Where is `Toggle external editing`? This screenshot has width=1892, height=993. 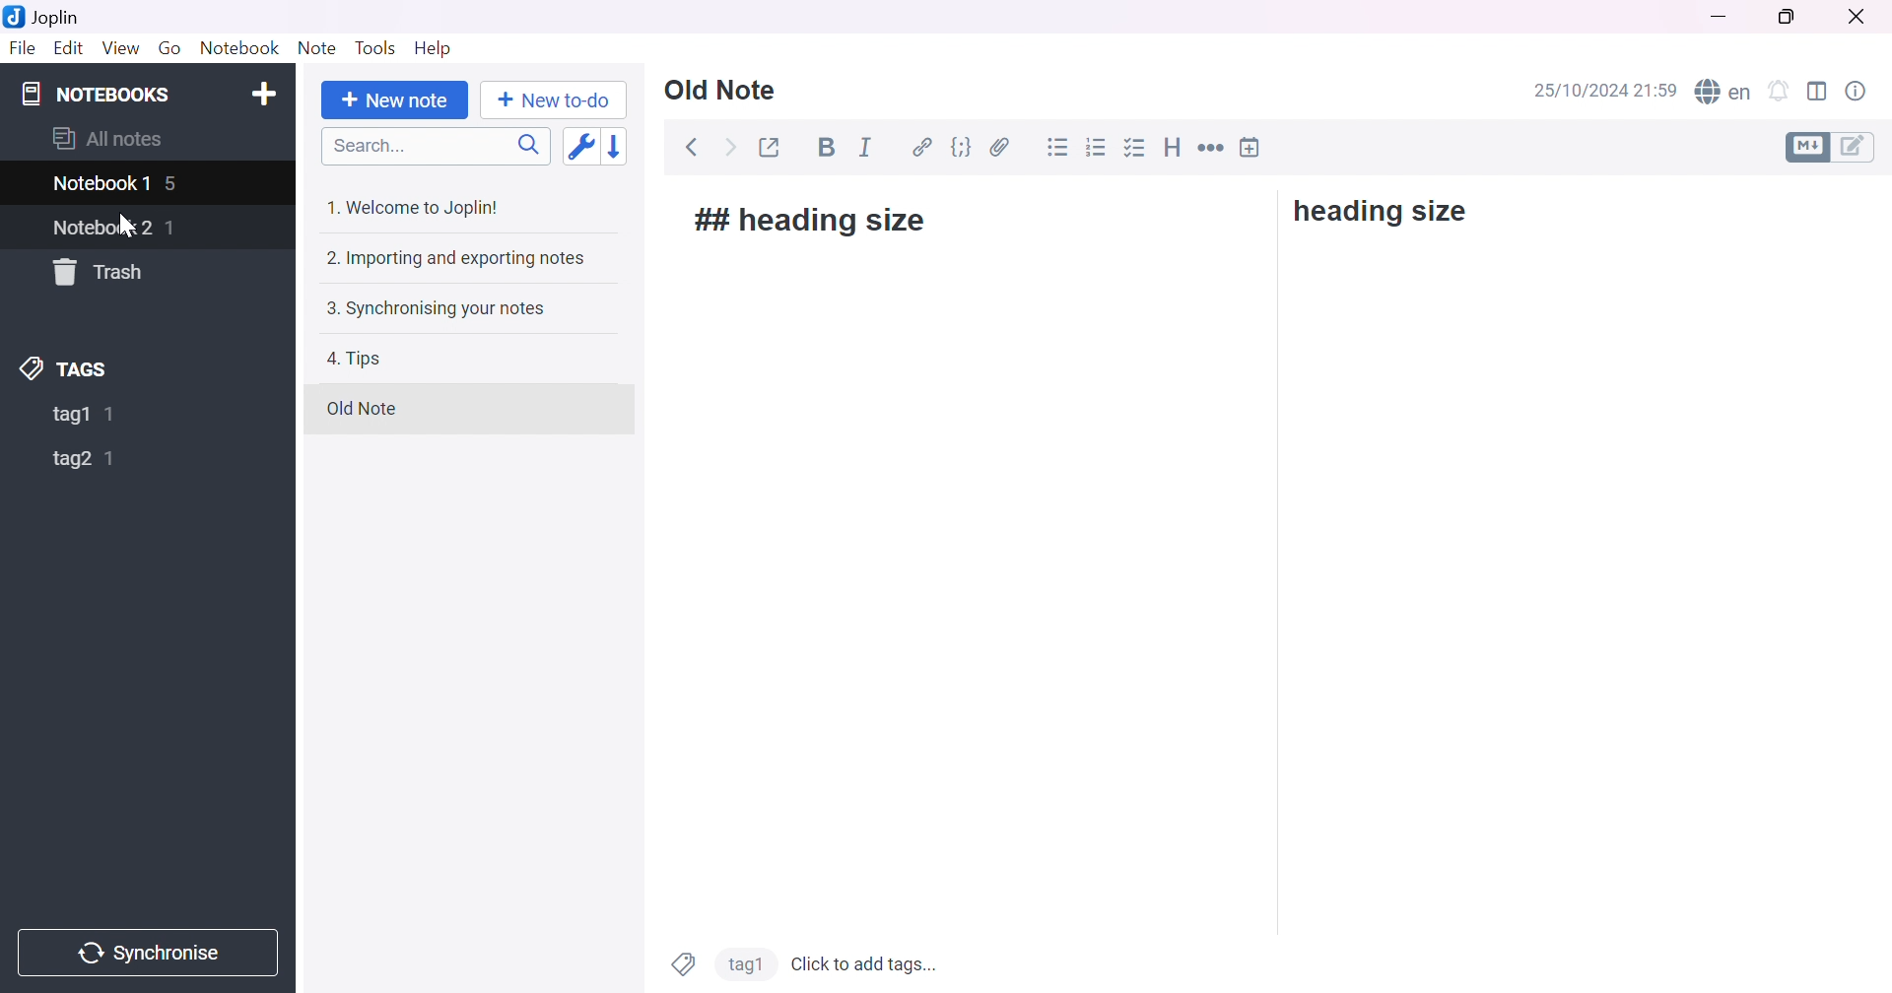 Toggle external editing is located at coordinates (767, 148).